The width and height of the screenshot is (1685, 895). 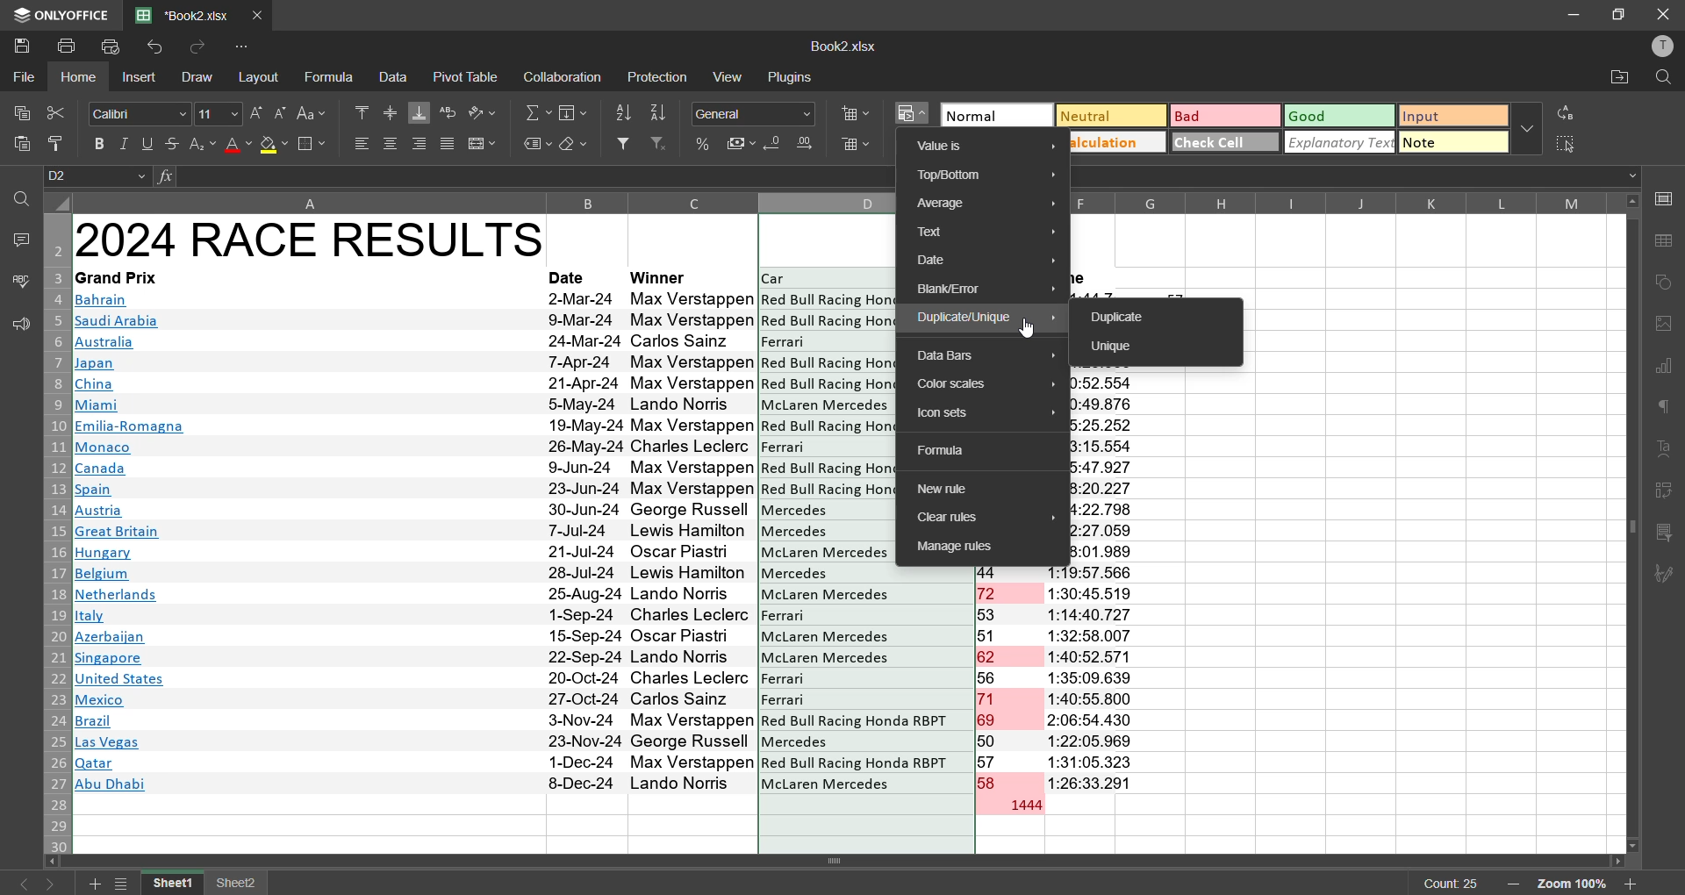 I want to click on decrease decimal, so click(x=776, y=146).